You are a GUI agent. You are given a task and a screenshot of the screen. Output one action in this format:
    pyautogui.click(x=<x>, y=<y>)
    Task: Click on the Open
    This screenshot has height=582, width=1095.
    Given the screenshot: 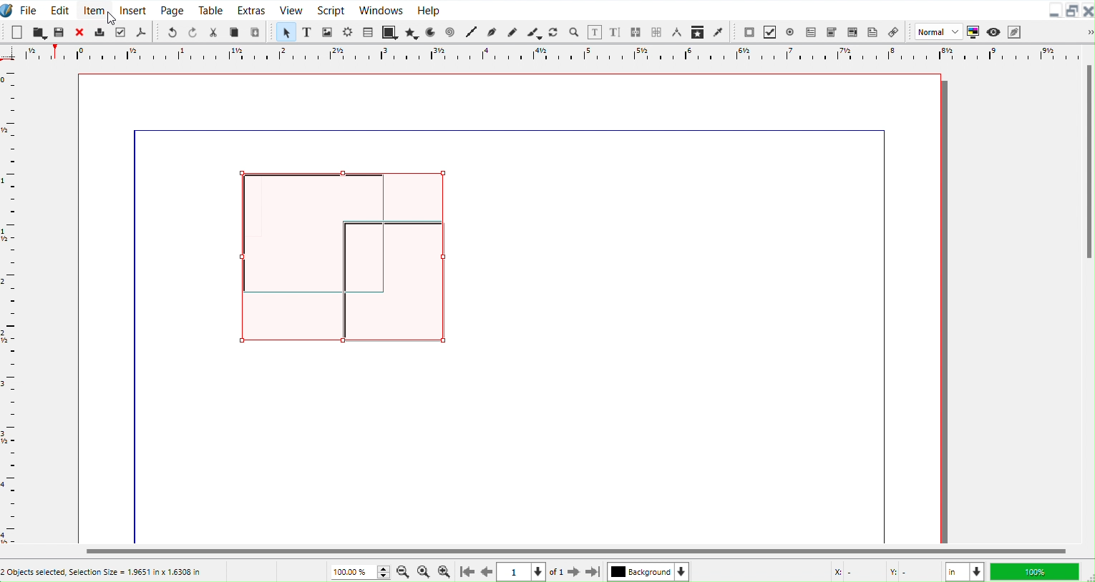 What is the action you would take?
    pyautogui.click(x=40, y=31)
    